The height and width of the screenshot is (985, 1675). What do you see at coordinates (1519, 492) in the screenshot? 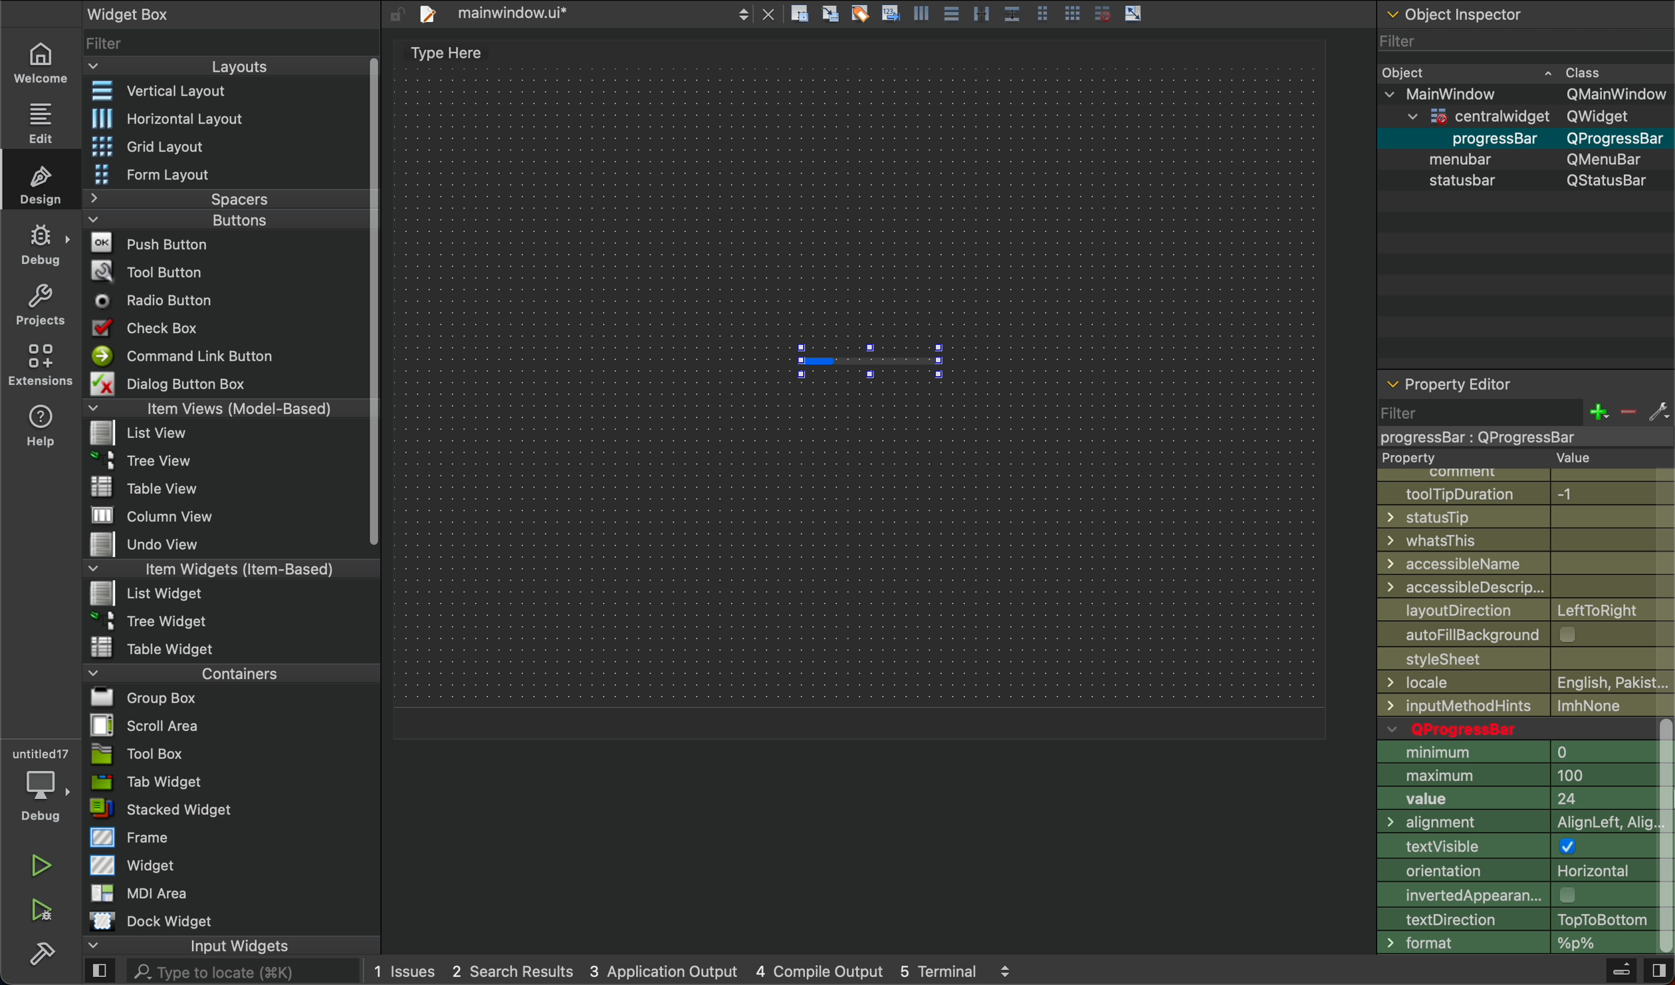
I see `tooltip duration` at bounding box center [1519, 492].